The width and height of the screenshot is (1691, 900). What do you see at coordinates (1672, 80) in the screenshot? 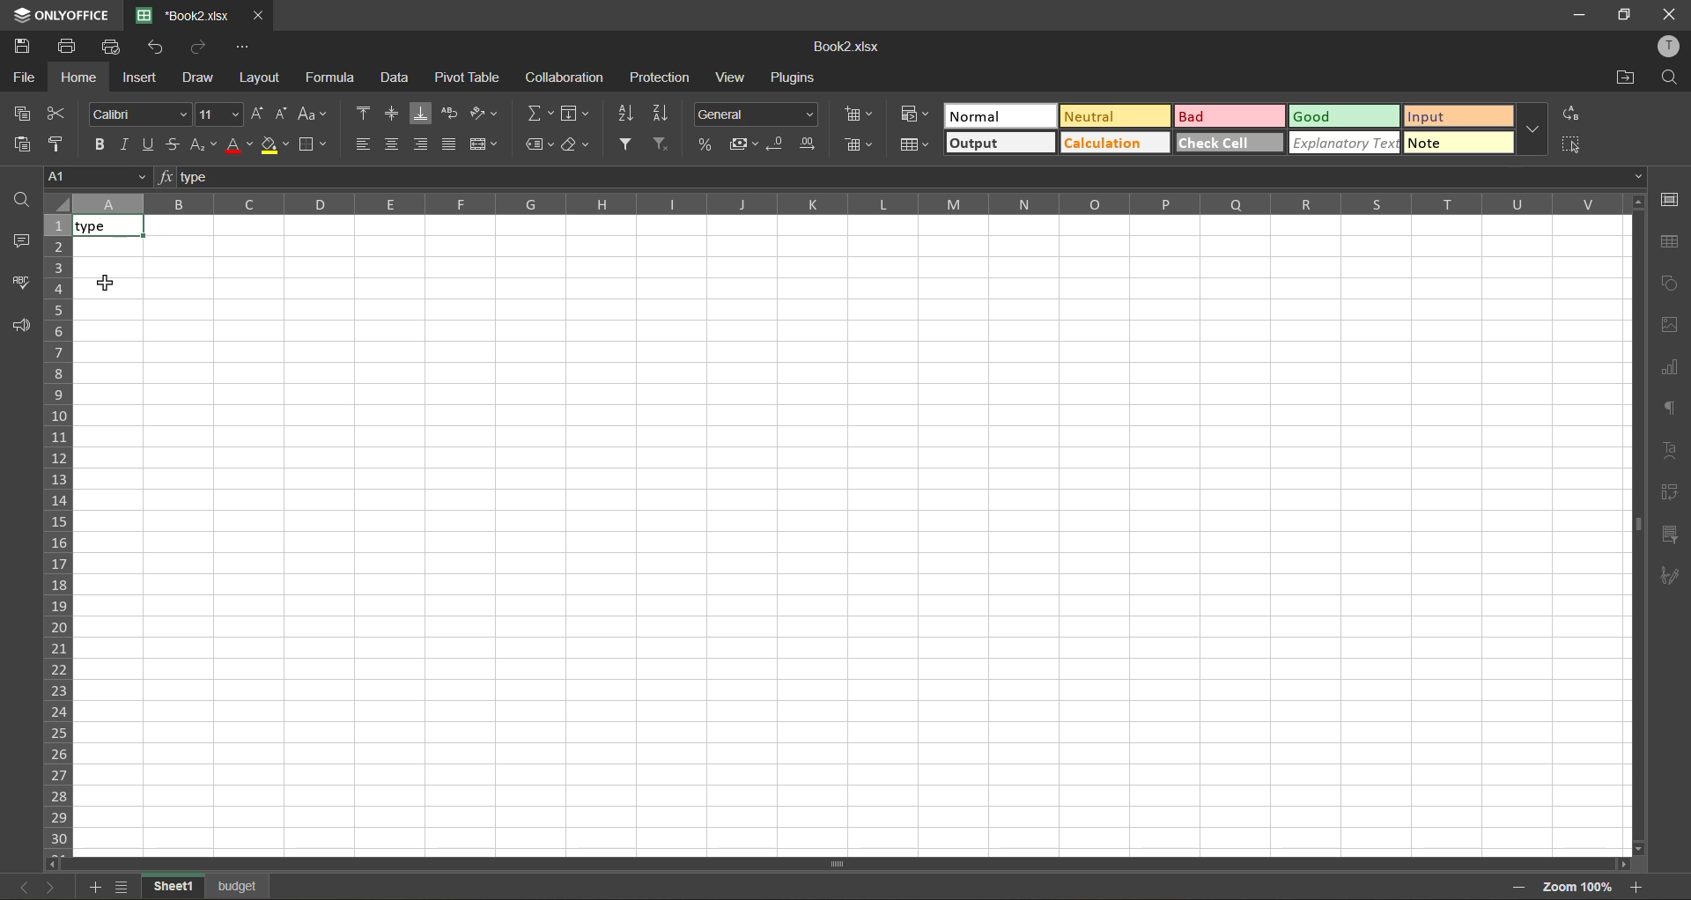
I see `find` at bounding box center [1672, 80].